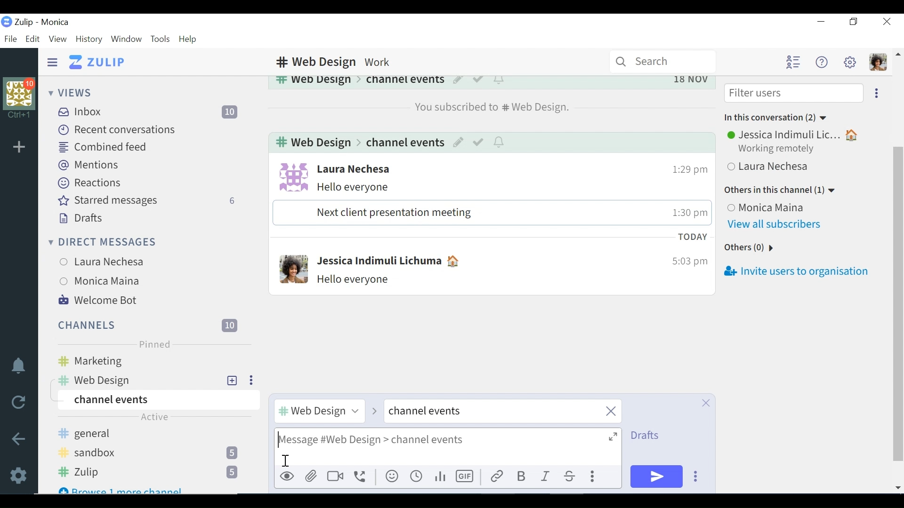 The height and width of the screenshot is (508, 904). Describe the element at coordinates (10, 39) in the screenshot. I see `File` at that location.